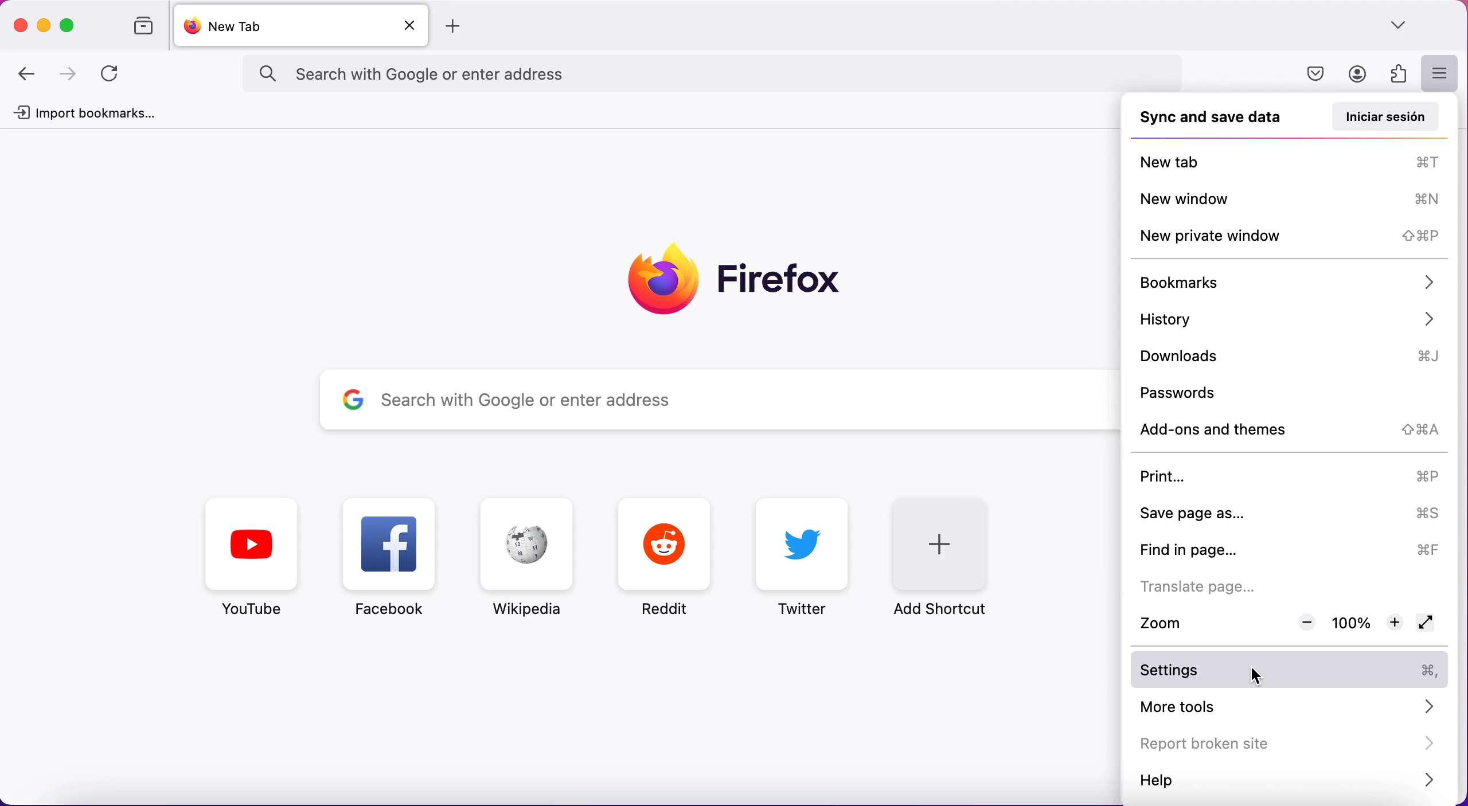 This screenshot has width=1468, height=806. Describe the element at coordinates (1286, 744) in the screenshot. I see `report broken site` at that location.